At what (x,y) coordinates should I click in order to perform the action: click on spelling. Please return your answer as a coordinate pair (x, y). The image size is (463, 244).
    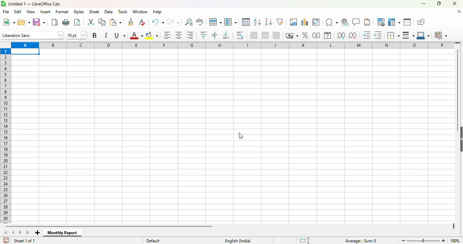
    Looking at the image, I should click on (200, 22).